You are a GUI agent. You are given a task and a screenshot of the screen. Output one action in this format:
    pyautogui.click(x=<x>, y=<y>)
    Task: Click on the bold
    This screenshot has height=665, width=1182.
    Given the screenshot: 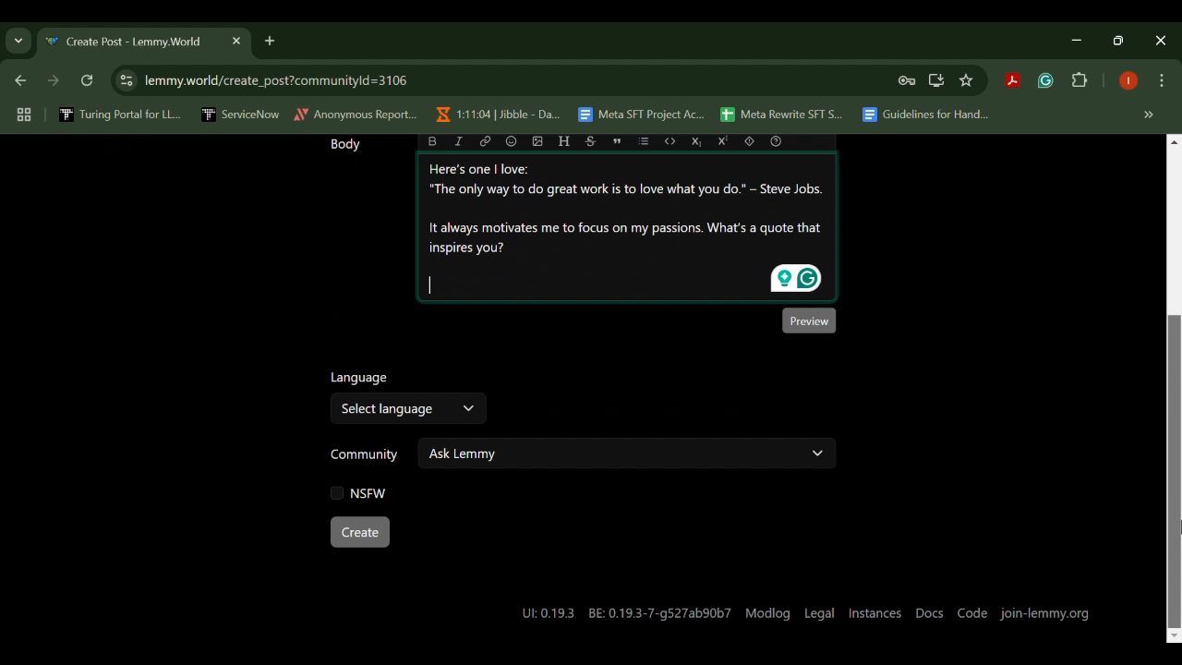 What is the action you would take?
    pyautogui.click(x=433, y=141)
    